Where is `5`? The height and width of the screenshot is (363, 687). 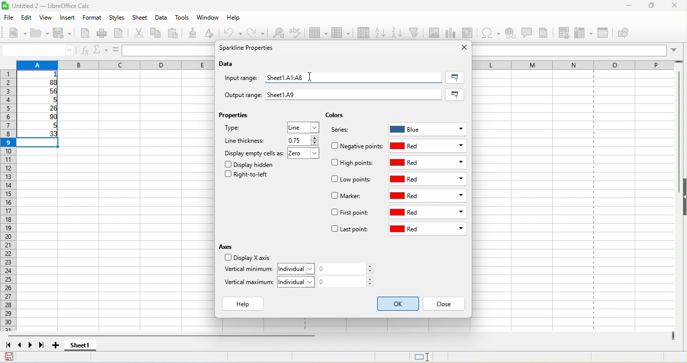 5 is located at coordinates (38, 127).